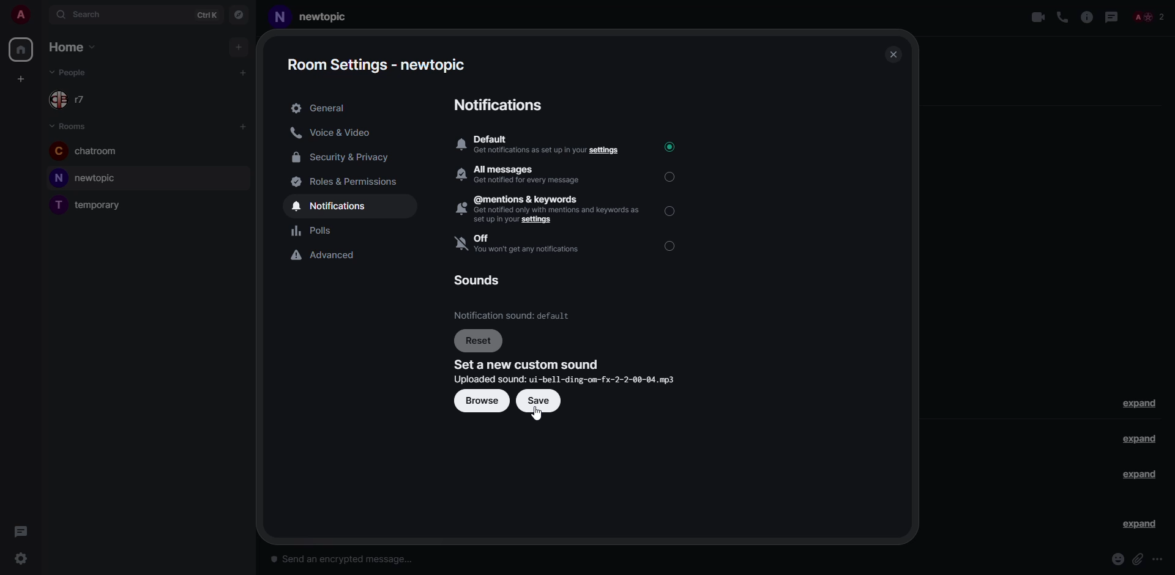 The width and height of the screenshot is (1175, 575). I want to click on a Default® Get notifications as set up in your settings, so click(539, 146).